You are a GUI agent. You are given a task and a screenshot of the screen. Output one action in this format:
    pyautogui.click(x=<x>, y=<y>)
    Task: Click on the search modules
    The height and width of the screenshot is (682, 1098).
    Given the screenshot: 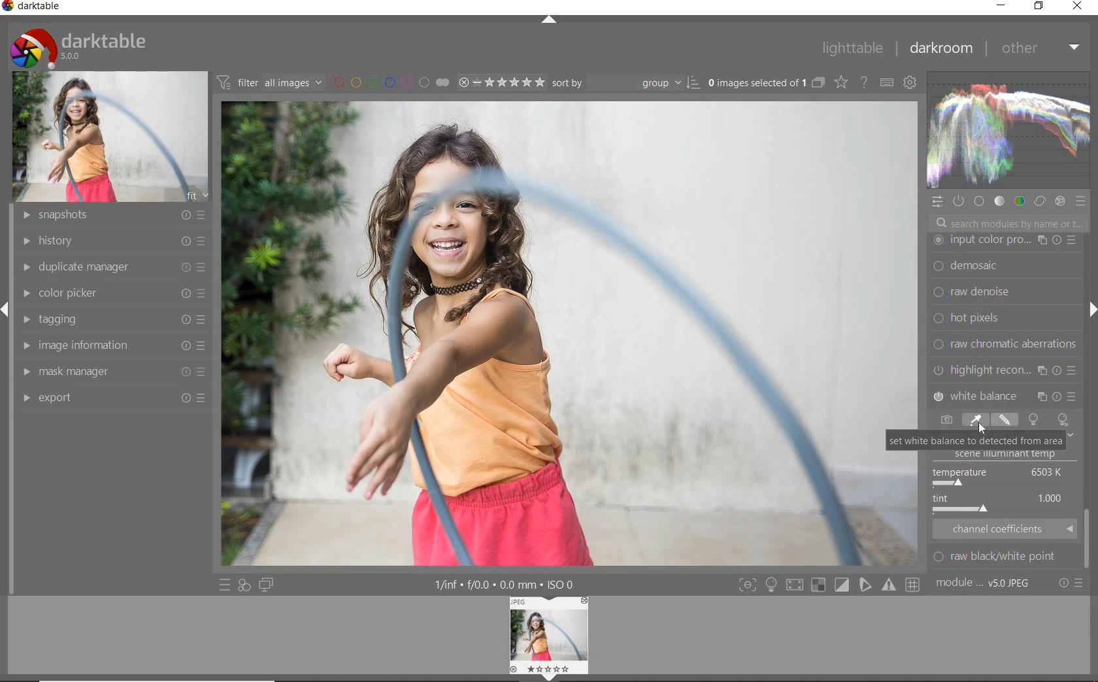 What is the action you would take?
    pyautogui.click(x=1007, y=225)
    